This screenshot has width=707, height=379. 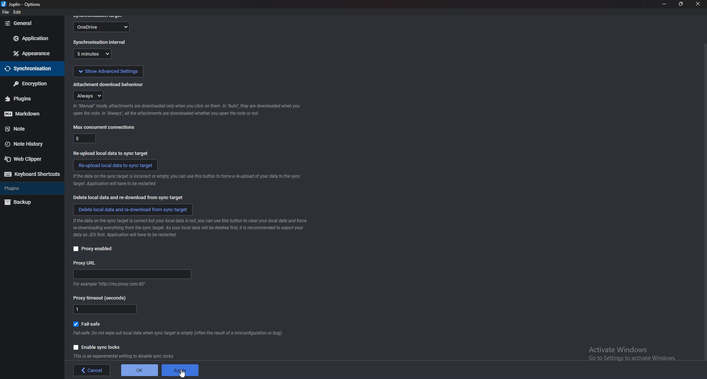 I want to click on note history, so click(x=28, y=144).